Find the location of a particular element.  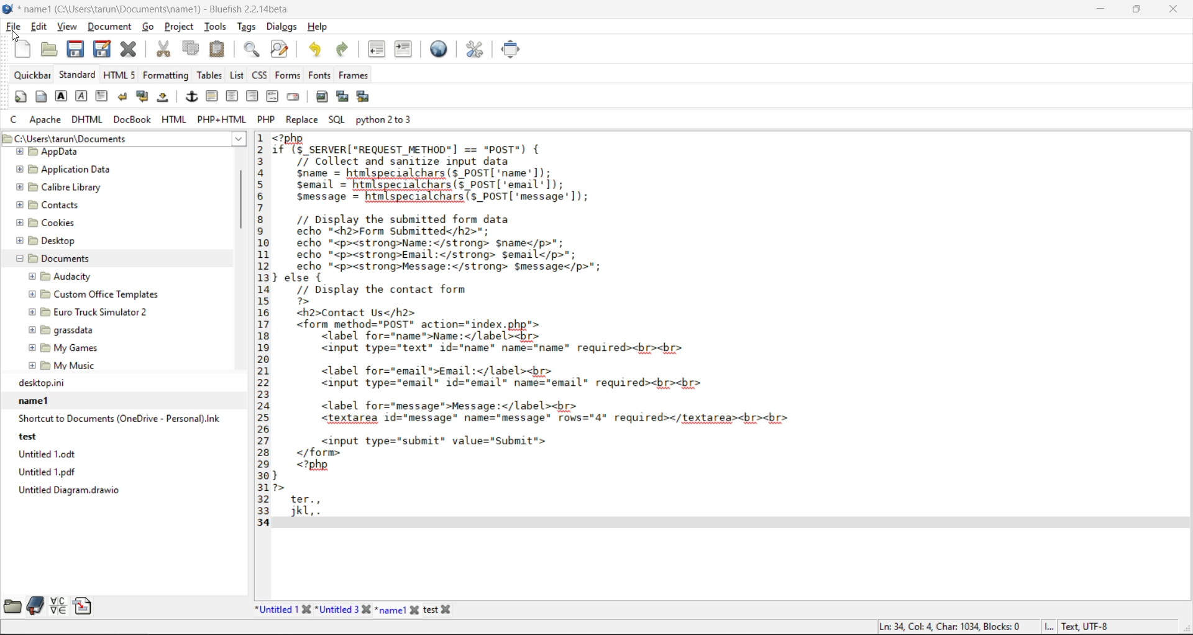

emphasis is located at coordinates (83, 96).